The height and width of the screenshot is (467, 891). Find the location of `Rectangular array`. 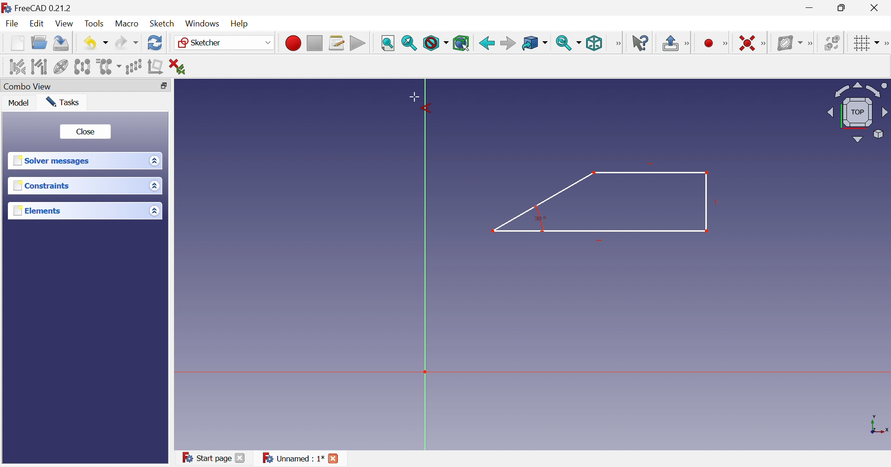

Rectangular array is located at coordinates (135, 67).